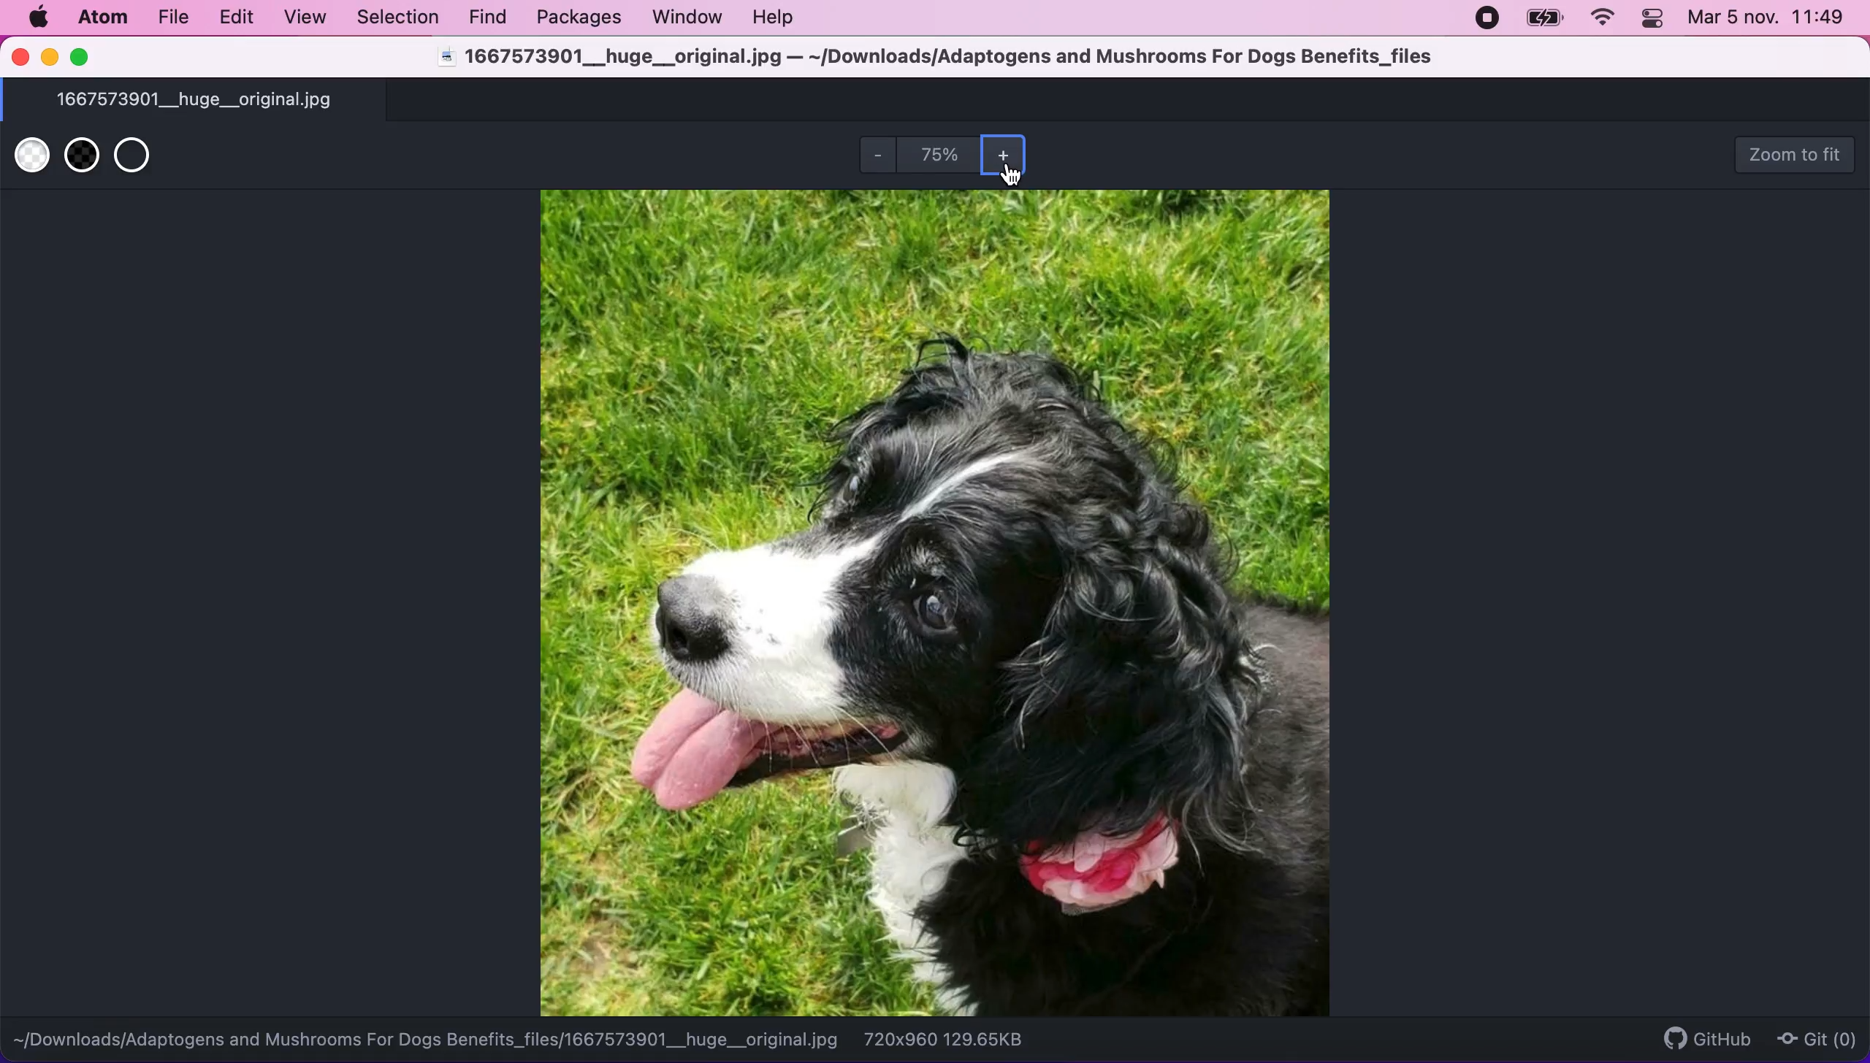  I want to click on mar 5 nov, 11:49, so click(1767, 20).